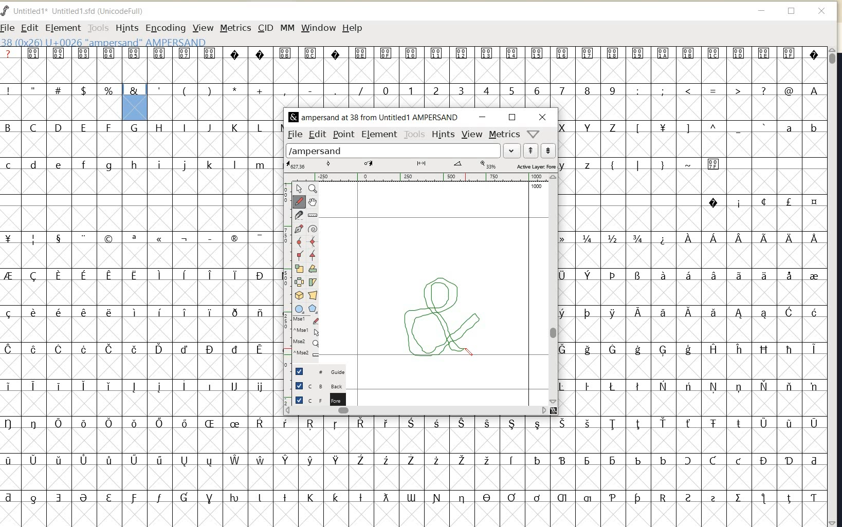 The image size is (842, 527). What do you see at coordinates (299, 295) in the screenshot?
I see `rotate the selection in 3d and project back to plane` at bounding box center [299, 295].